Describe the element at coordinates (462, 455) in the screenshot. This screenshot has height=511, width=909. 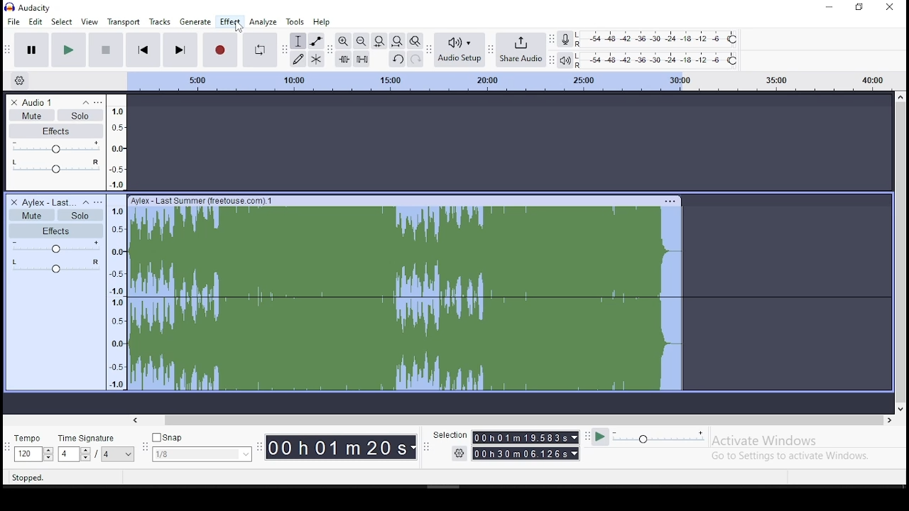
I see `settings` at that location.